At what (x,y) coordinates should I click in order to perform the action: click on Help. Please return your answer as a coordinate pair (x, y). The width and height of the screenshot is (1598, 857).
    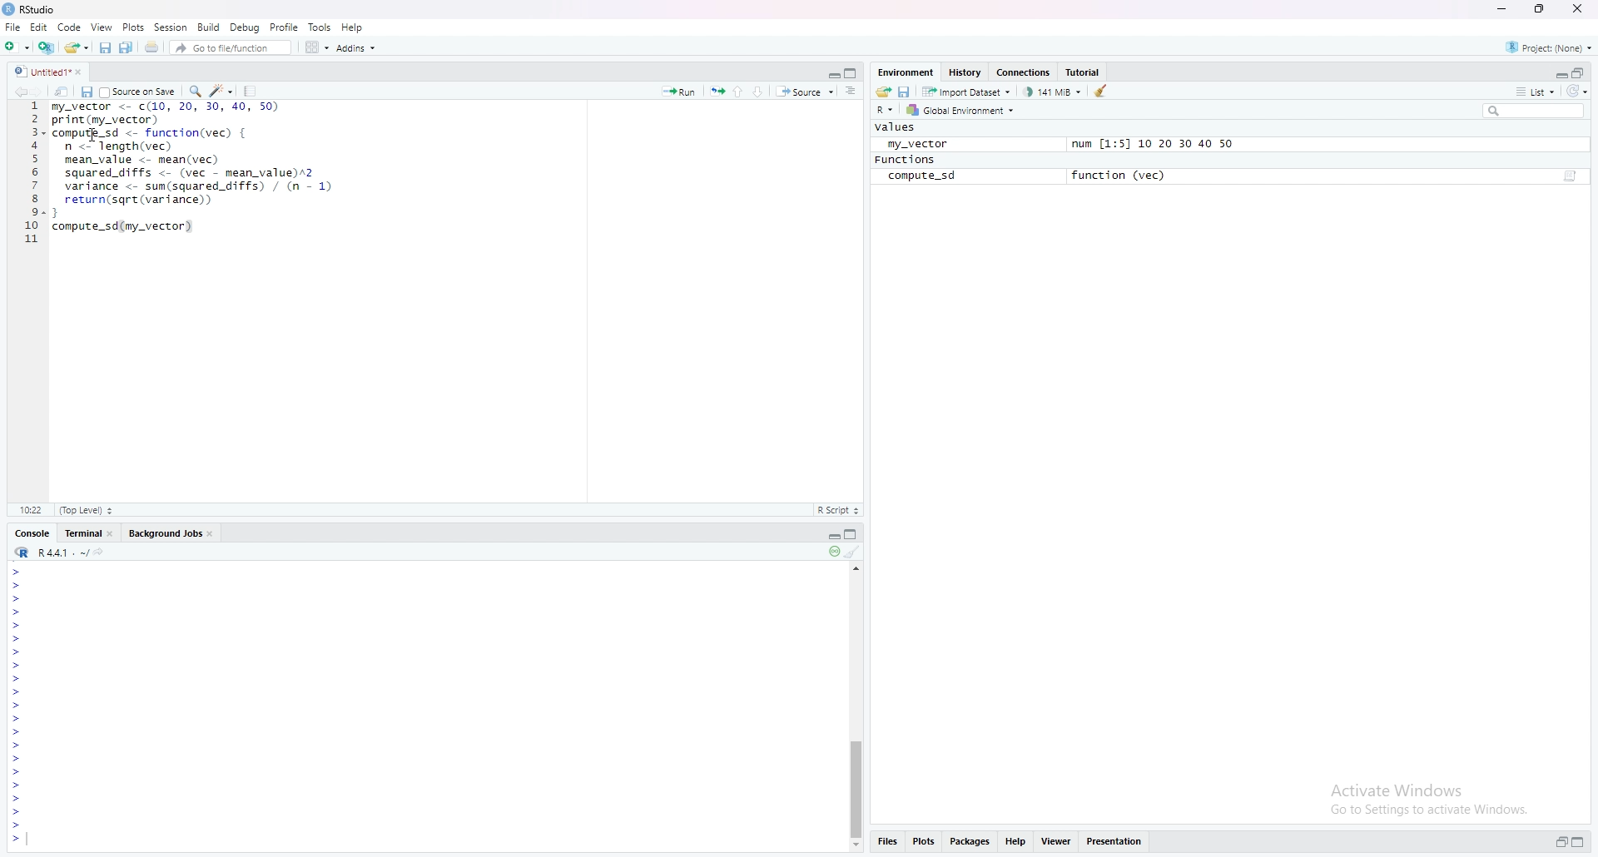
    Looking at the image, I should click on (353, 25).